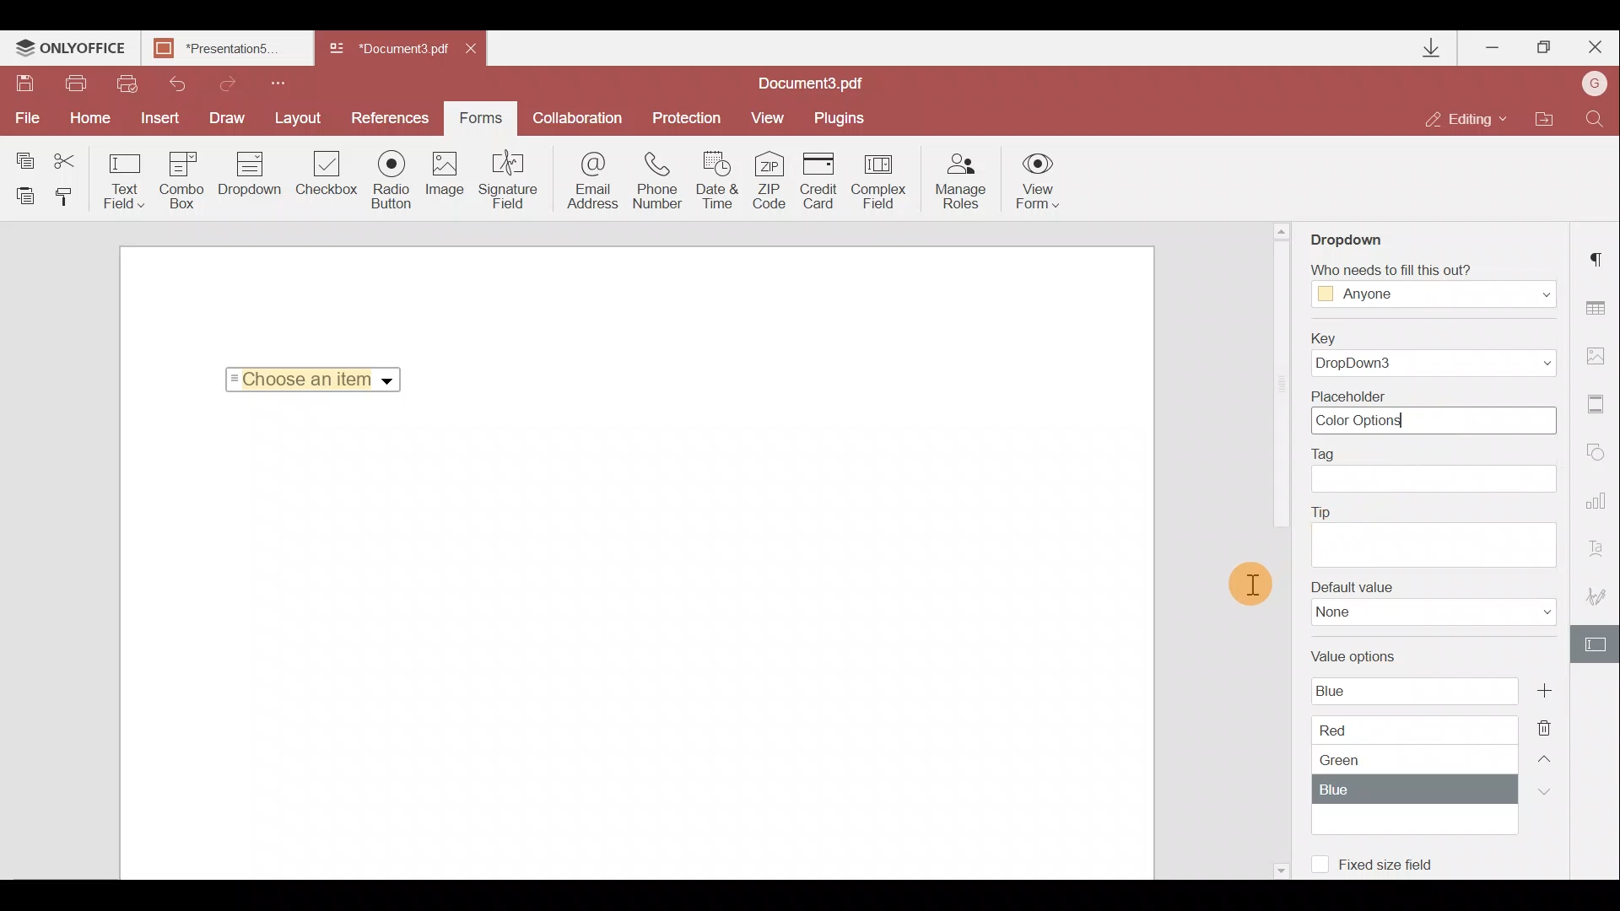  I want to click on Forms, so click(481, 118).